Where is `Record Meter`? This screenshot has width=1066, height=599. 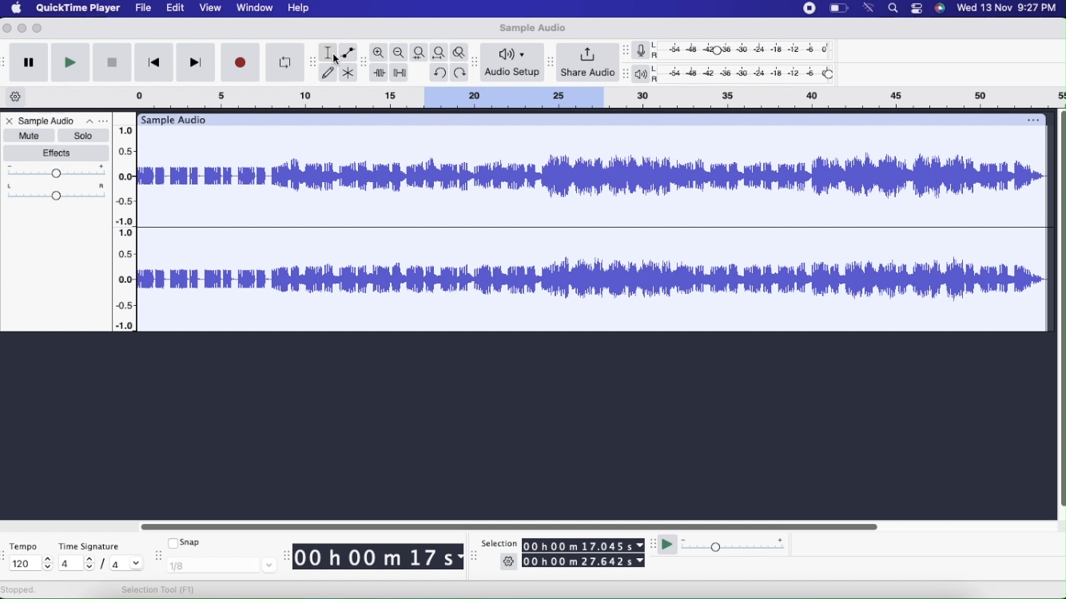
Record Meter is located at coordinates (646, 50).